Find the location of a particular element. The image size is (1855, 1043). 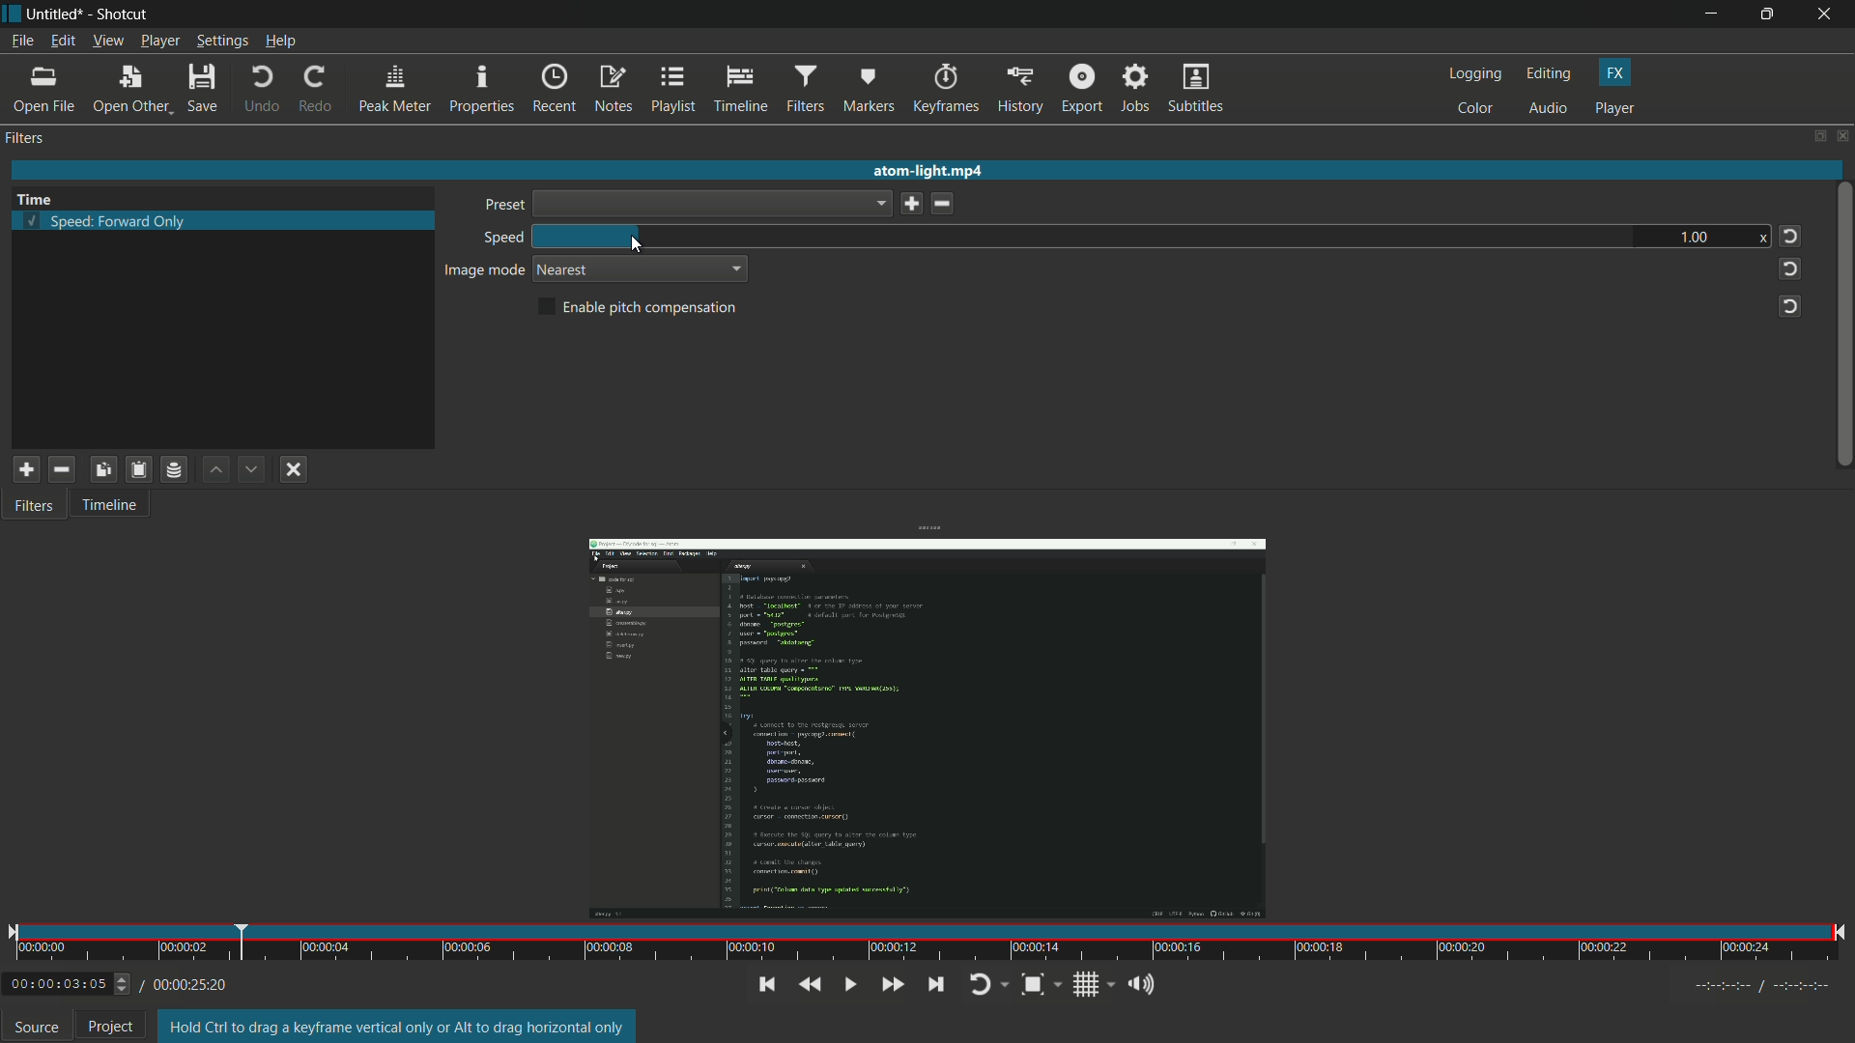

editing is located at coordinates (1550, 74).